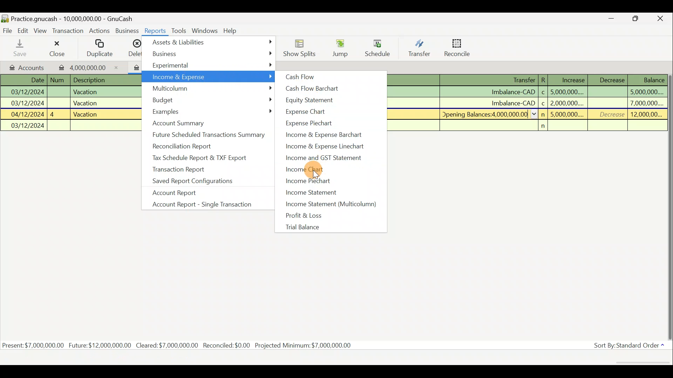 This screenshot has height=378, width=673. Describe the element at coordinates (314, 100) in the screenshot. I see `Equity statement` at that location.